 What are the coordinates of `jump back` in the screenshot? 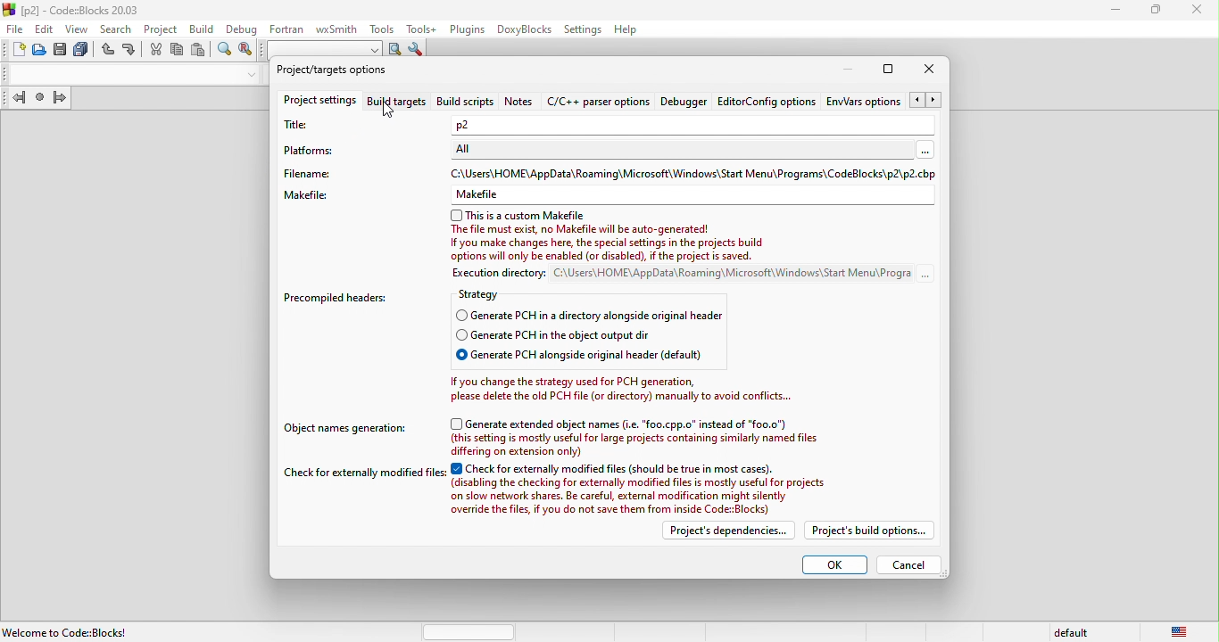 It's located at (14, 100).